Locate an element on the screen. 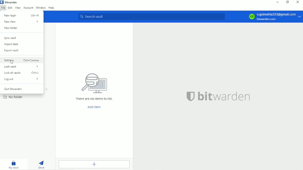 The height and width of the screenshot is (170, 303). Add item is located at coordinates (94, 164).